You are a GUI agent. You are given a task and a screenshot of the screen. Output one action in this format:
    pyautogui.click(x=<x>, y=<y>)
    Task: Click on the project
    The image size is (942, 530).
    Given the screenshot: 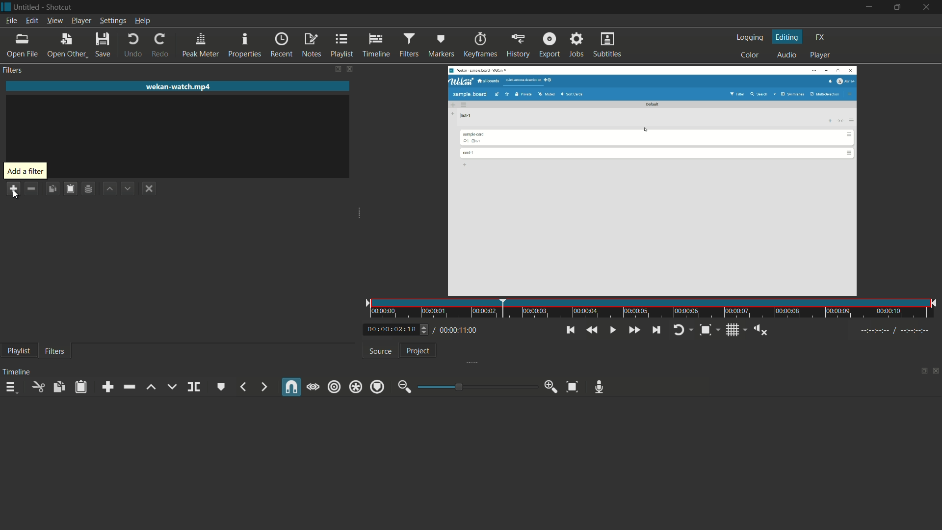 What is the action you would take?
    pyautogui.click(x=419, y=350)
    